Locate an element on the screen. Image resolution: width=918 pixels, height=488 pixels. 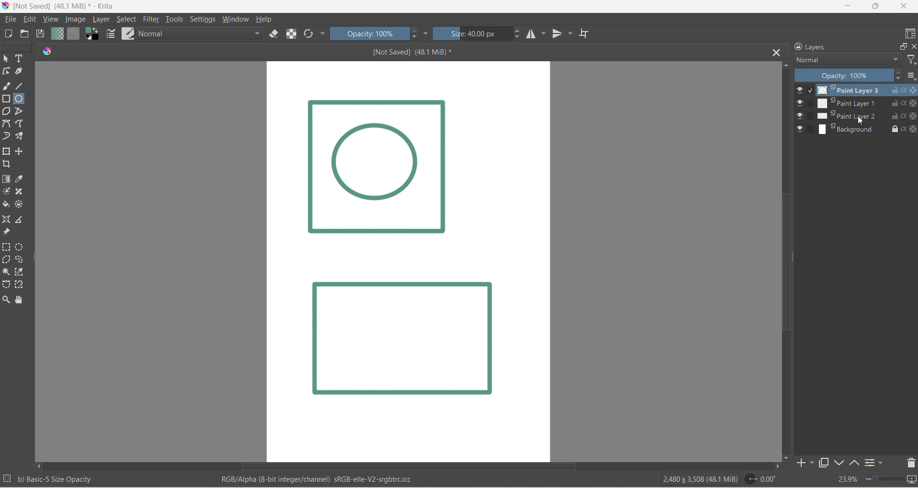
Preserver Alpha is located at coordinates (909, 115).